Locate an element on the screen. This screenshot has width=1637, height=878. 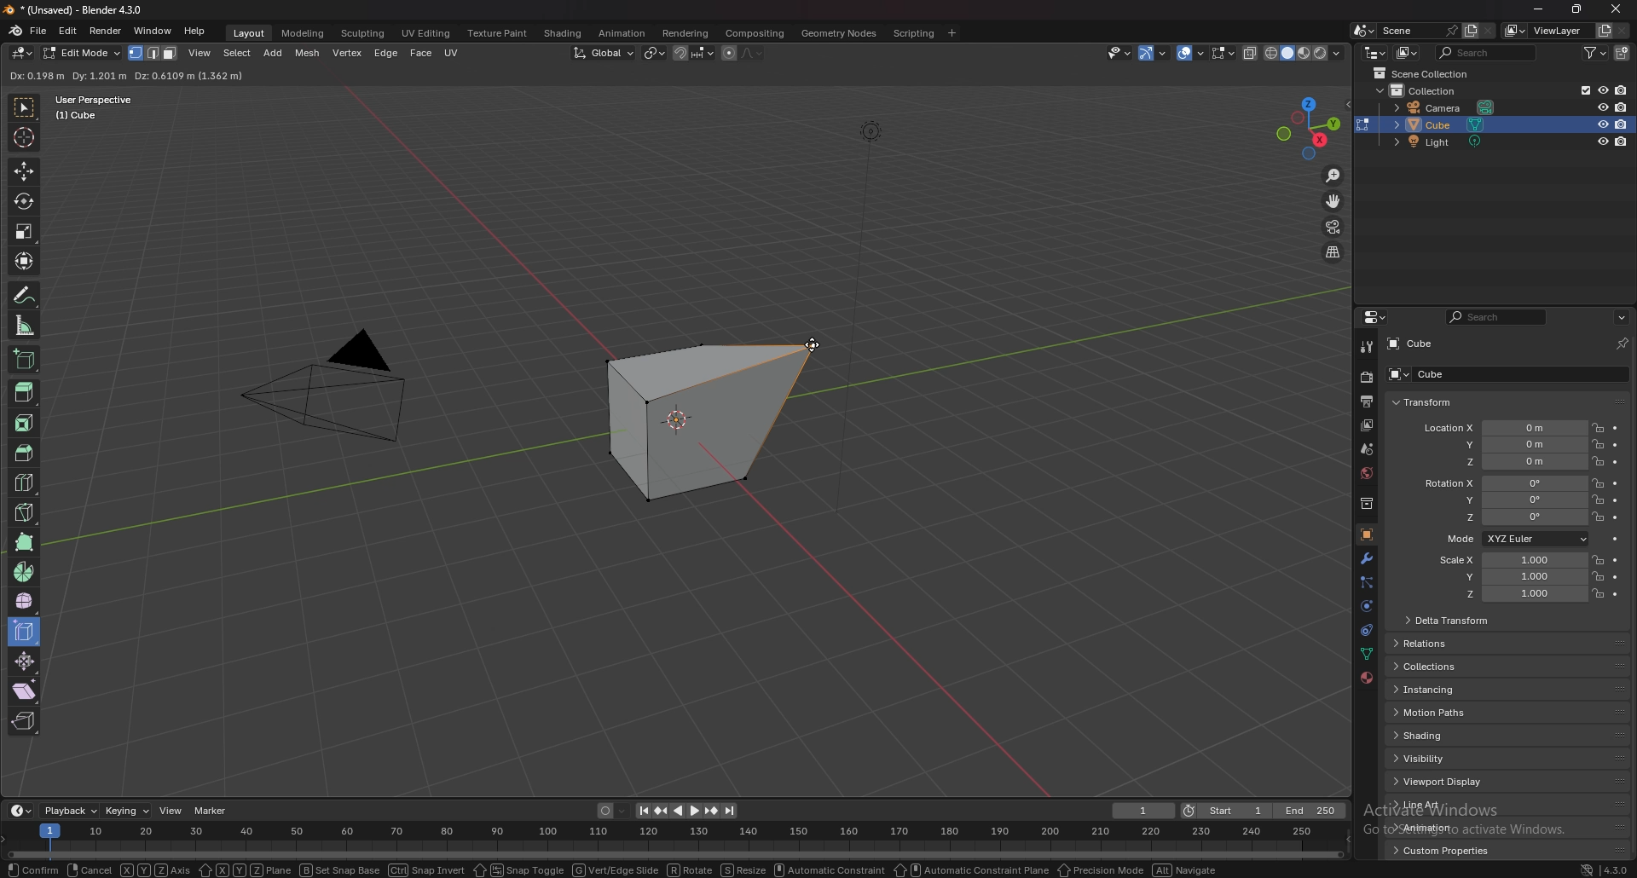
lock is located at coordinates (1597, 500).